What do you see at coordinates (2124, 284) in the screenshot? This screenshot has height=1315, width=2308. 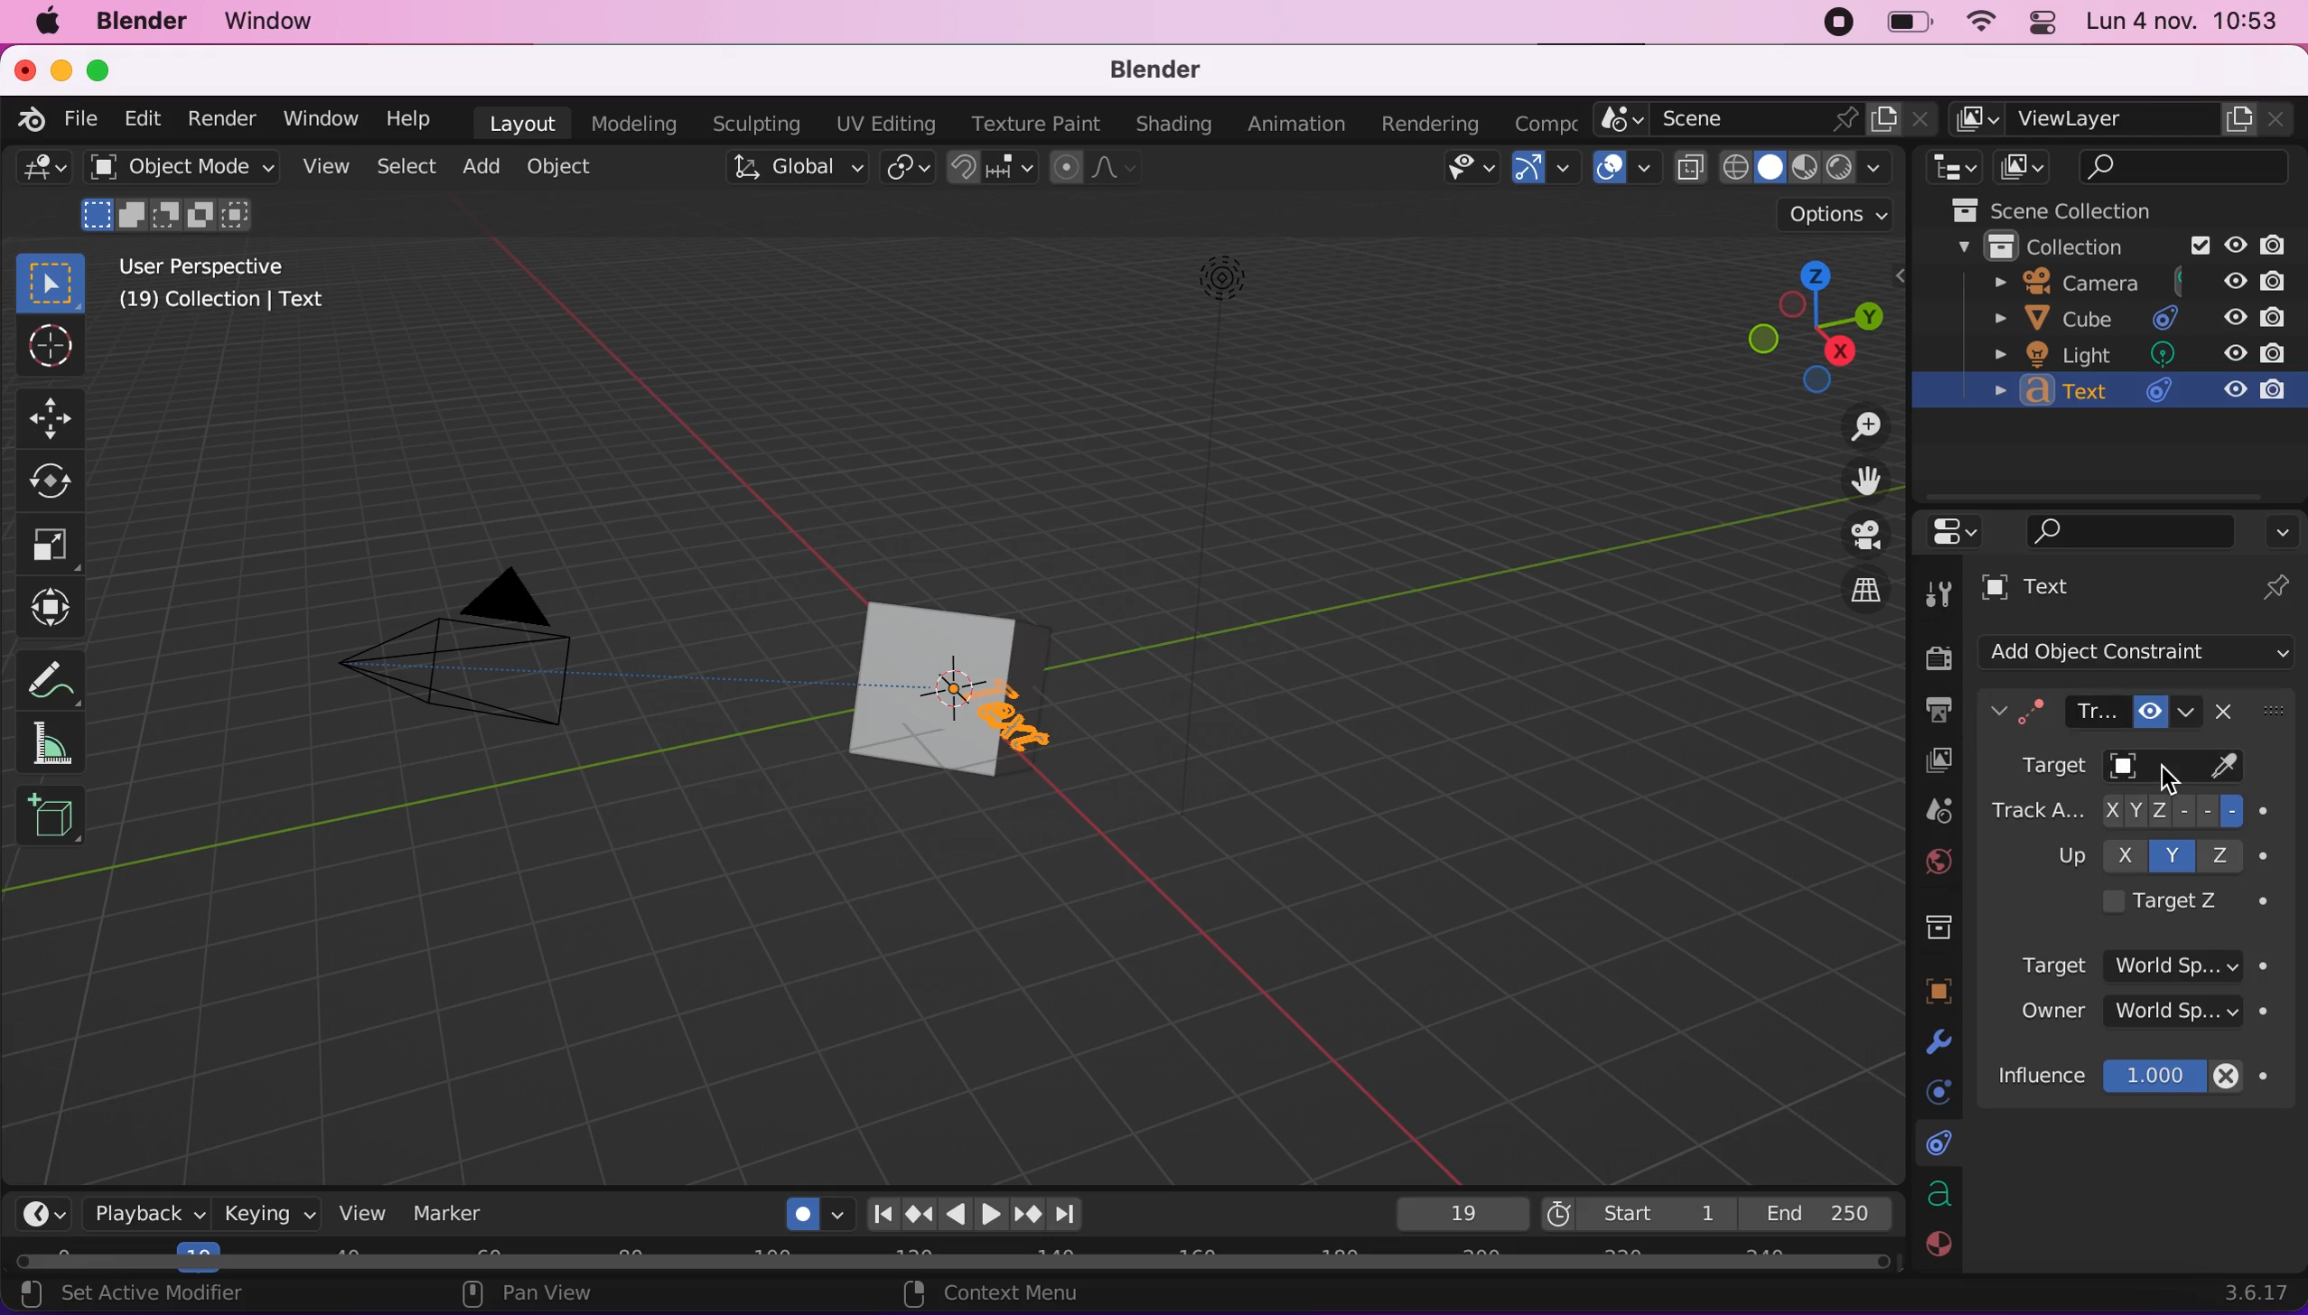 I see `camera` at bounding box center [2124, 284].